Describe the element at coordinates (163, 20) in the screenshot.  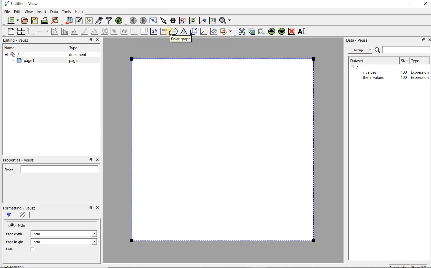
I see `select items from the graph or scroll` at that location.